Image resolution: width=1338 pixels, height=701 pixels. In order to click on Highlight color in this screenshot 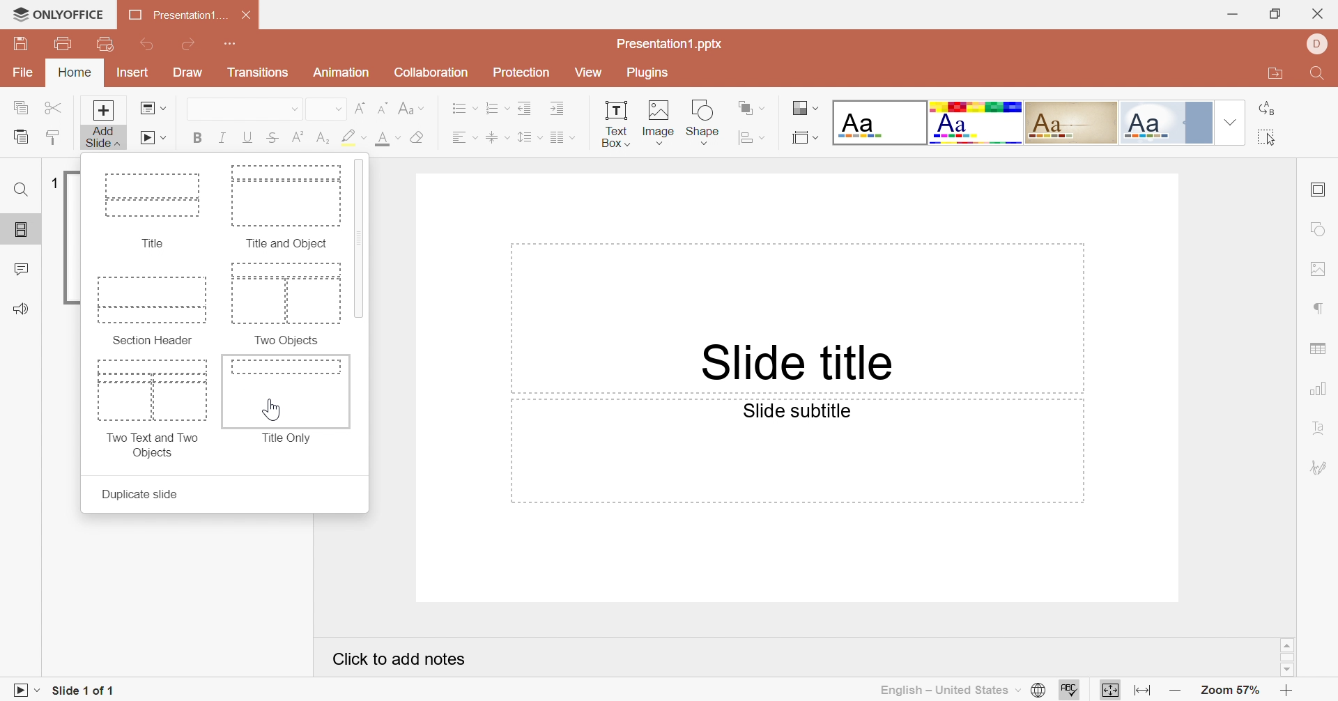, I will do `click(354, 136)`.